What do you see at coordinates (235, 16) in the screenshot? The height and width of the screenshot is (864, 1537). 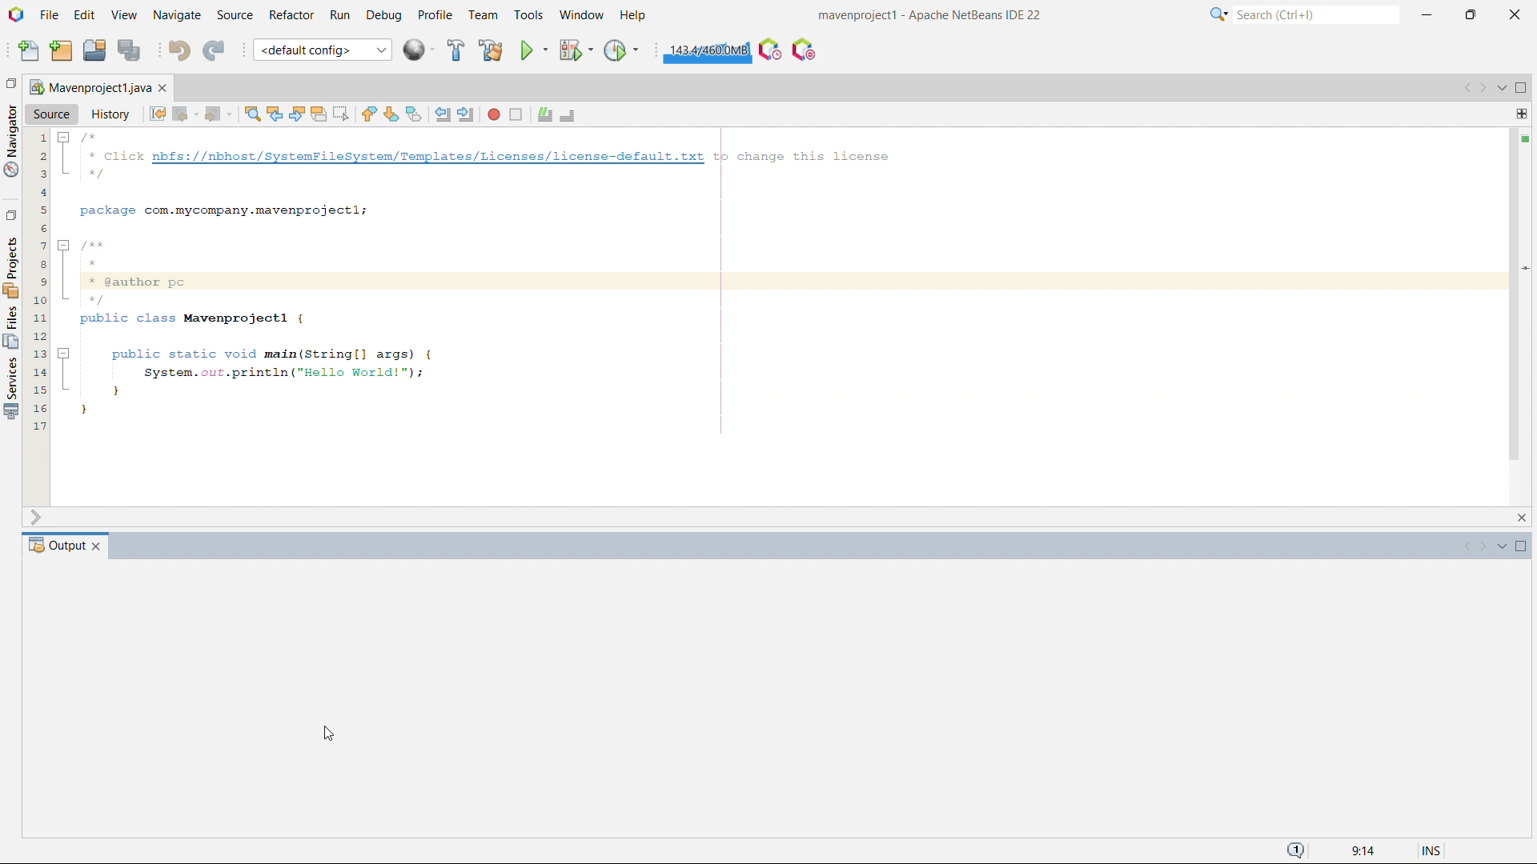 I see `source` at bounding box center [235, 16].